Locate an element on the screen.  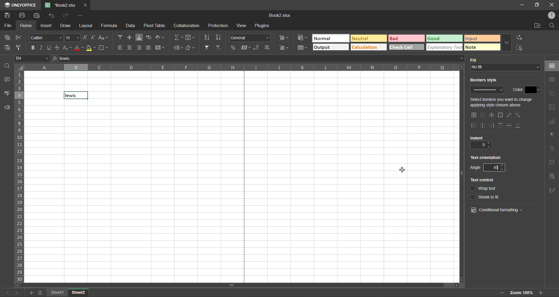
good is located at coordinates (445, 38).